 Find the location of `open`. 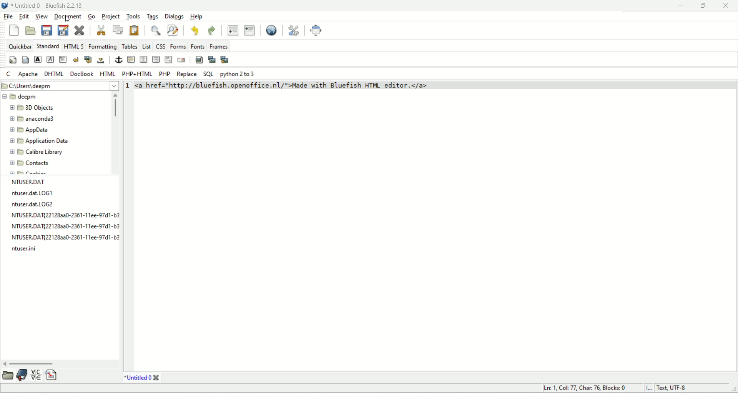

open is located at coordinates (7, 376).